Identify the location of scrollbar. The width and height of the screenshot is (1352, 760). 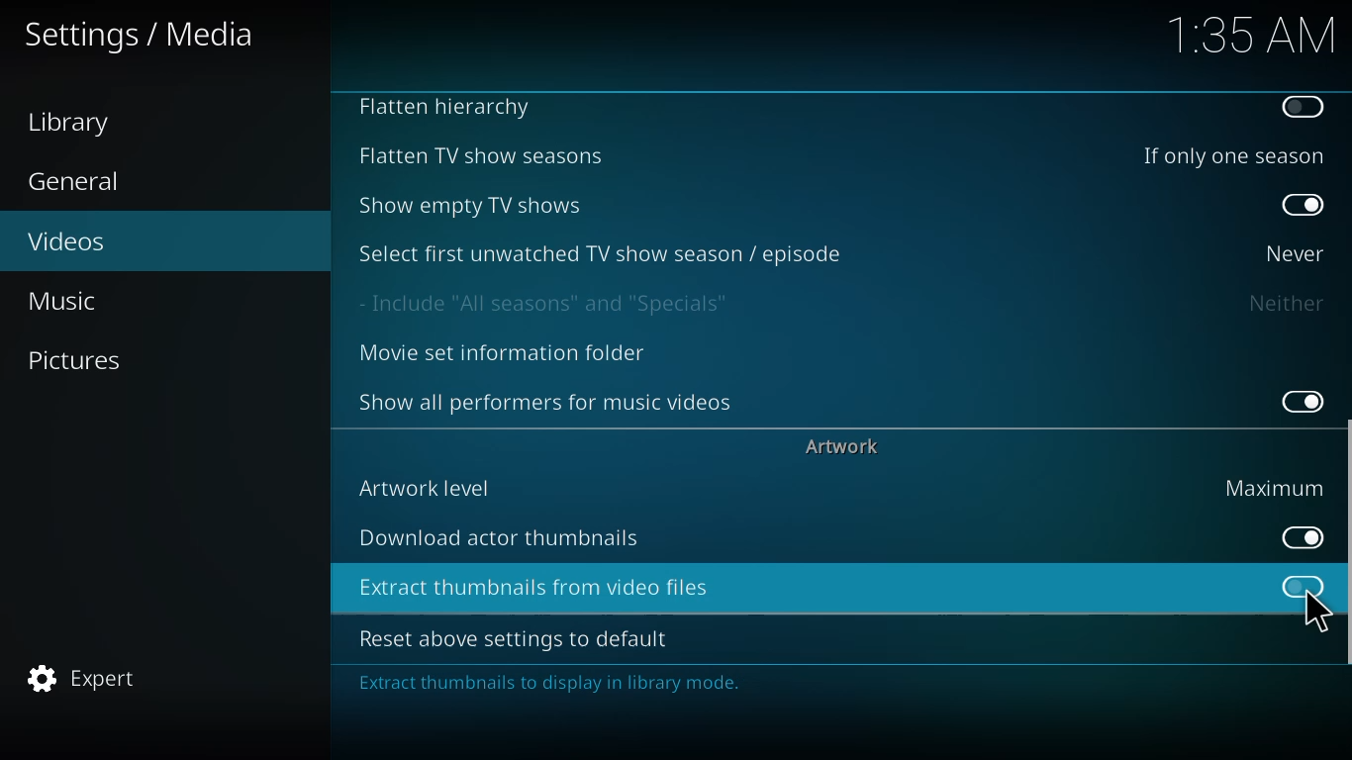
(1343, 554).